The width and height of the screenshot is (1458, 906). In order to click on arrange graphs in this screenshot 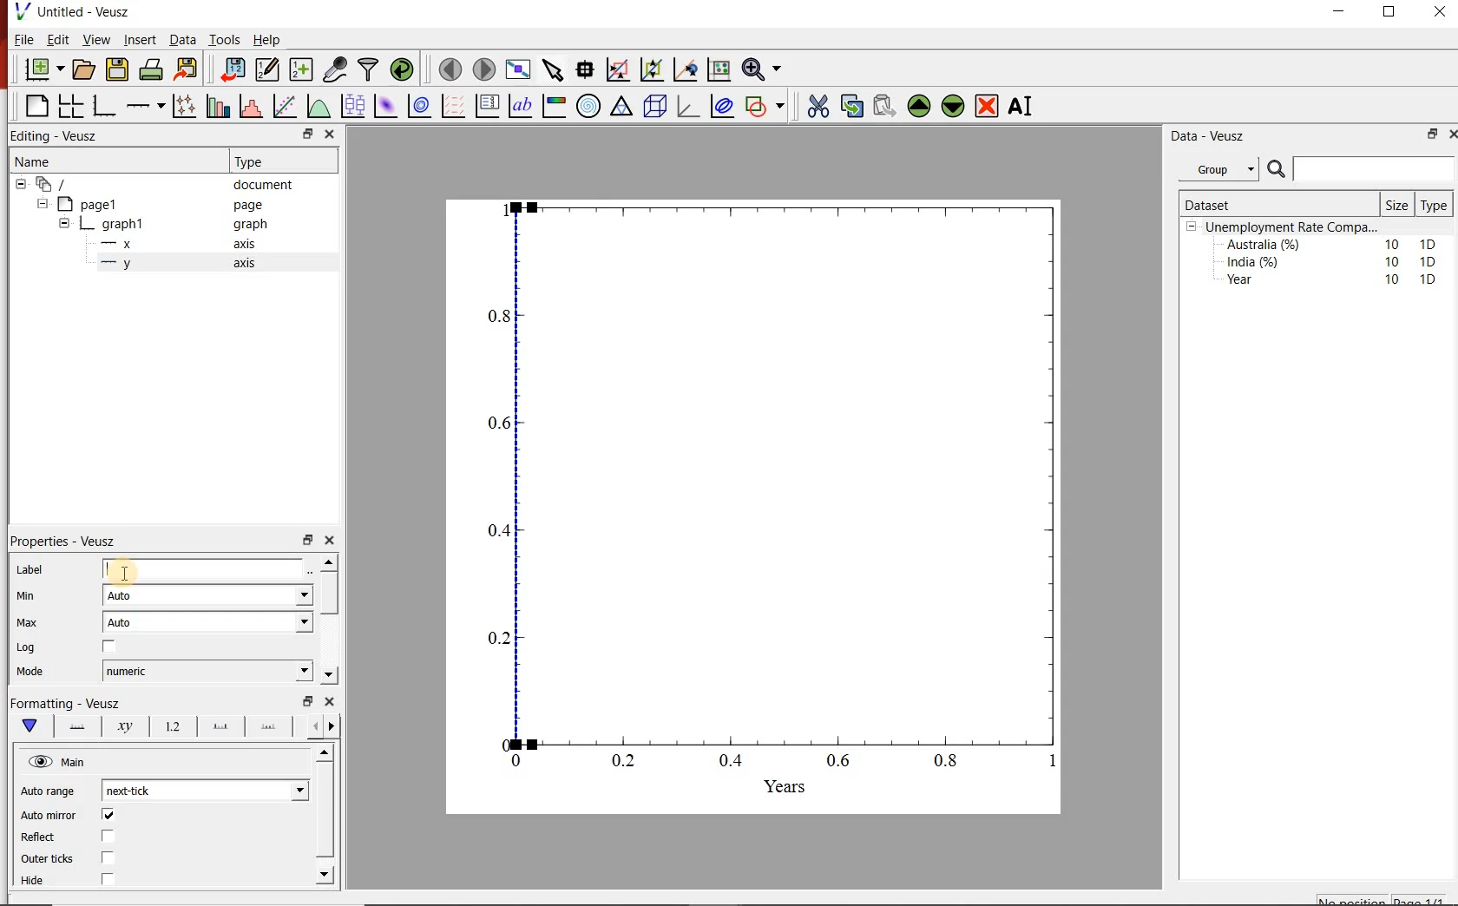, I will do `click(70, 105)`.